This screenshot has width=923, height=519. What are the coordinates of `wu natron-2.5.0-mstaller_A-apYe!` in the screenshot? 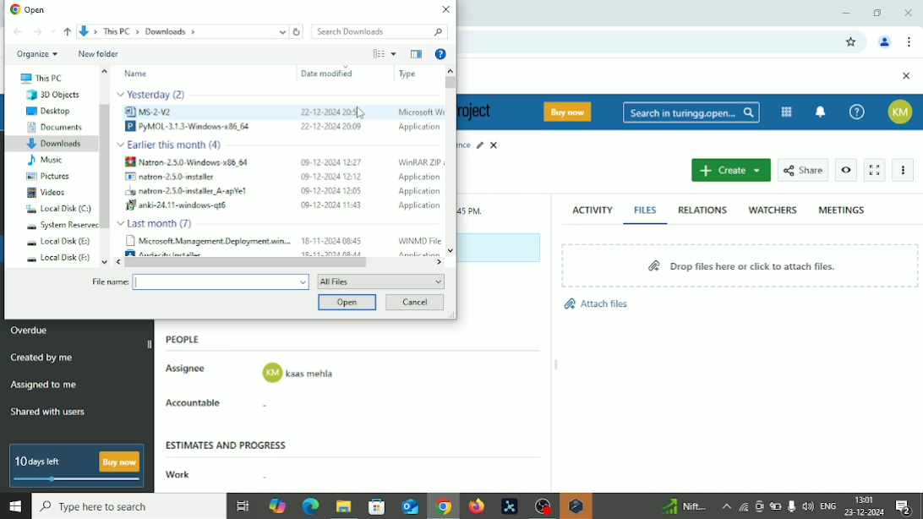 It's located at (190, 192).